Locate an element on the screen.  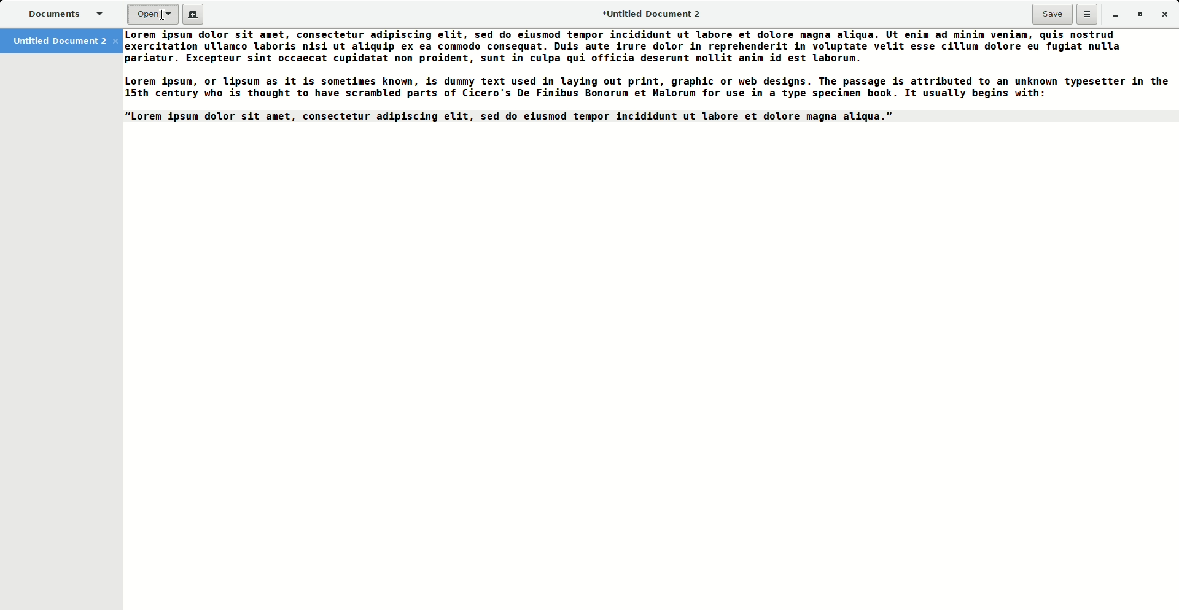
Text is located at coordinates (650, 80).